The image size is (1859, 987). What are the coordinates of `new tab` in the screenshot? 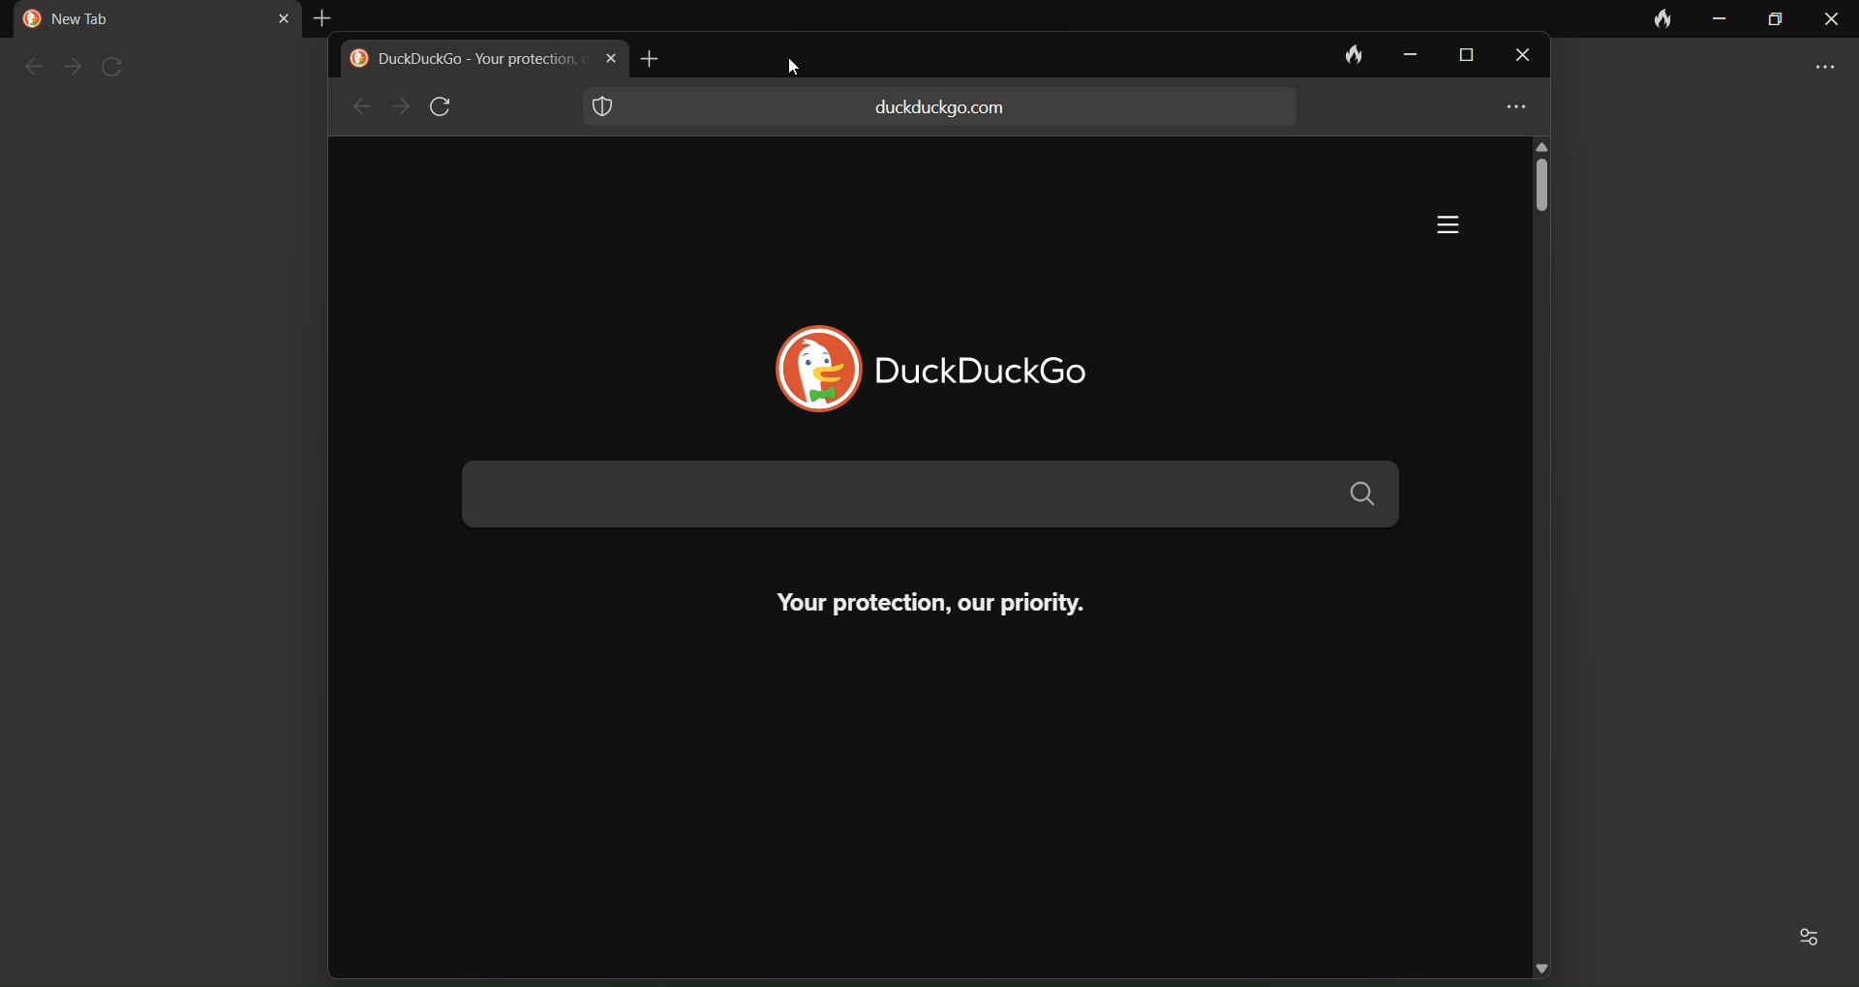 It's located at (667, 60).